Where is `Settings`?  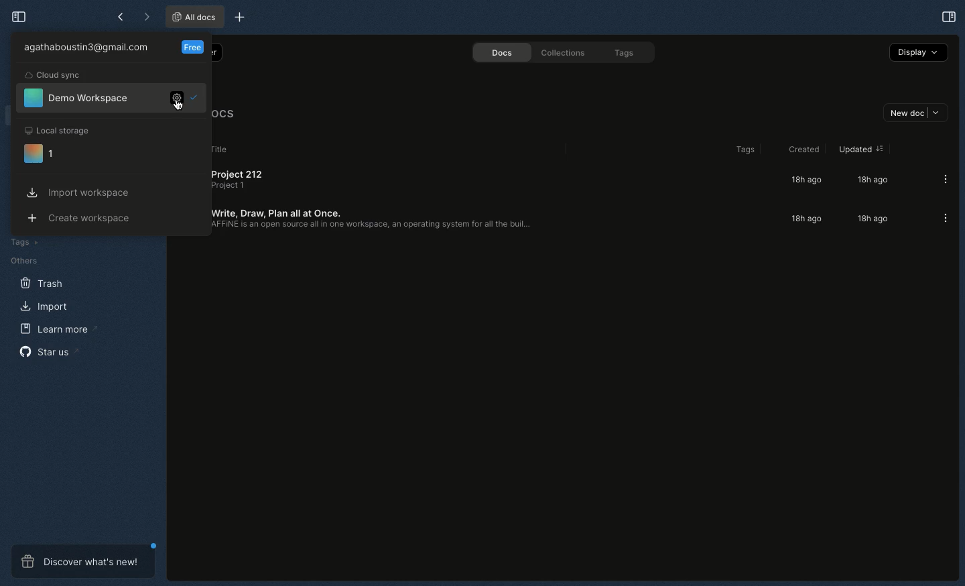 Settings is located at coordinates (175, 100).